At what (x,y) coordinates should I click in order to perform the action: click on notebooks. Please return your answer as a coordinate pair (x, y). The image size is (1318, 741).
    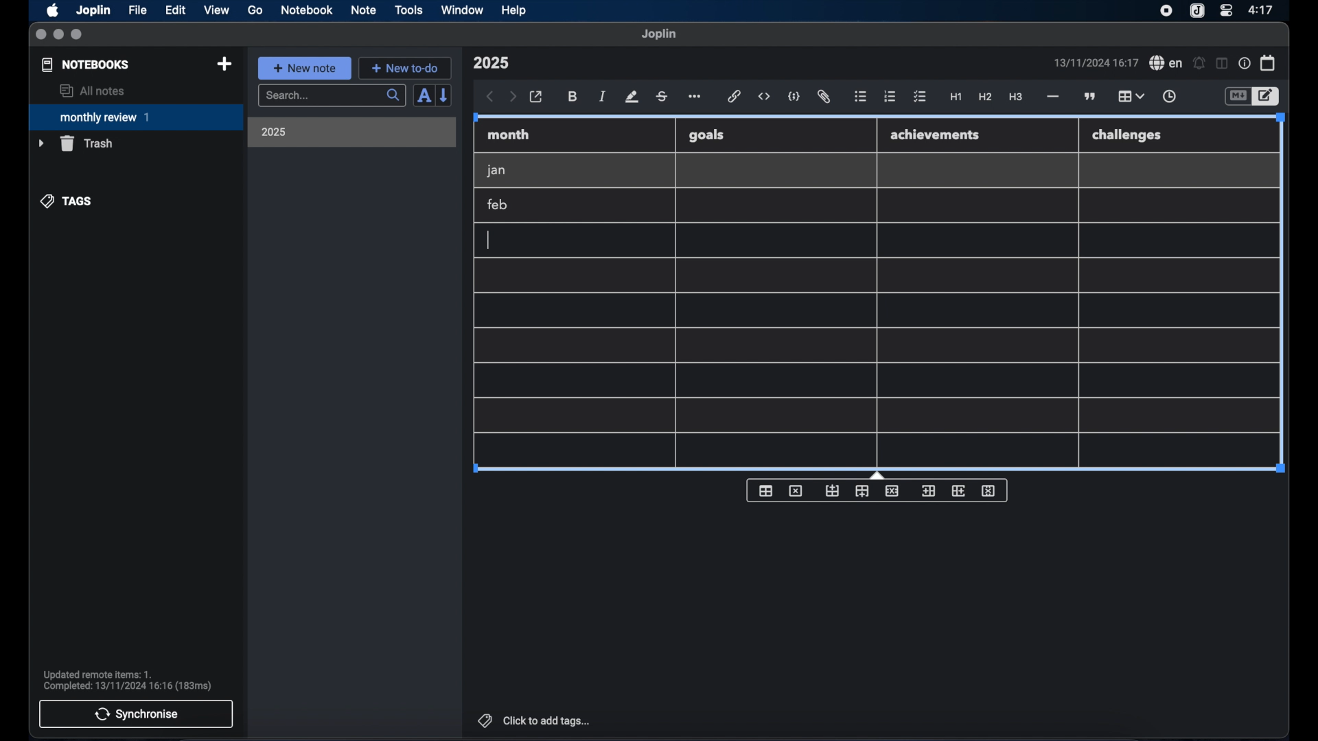
    Looking at the image, I should click on (86, 64).